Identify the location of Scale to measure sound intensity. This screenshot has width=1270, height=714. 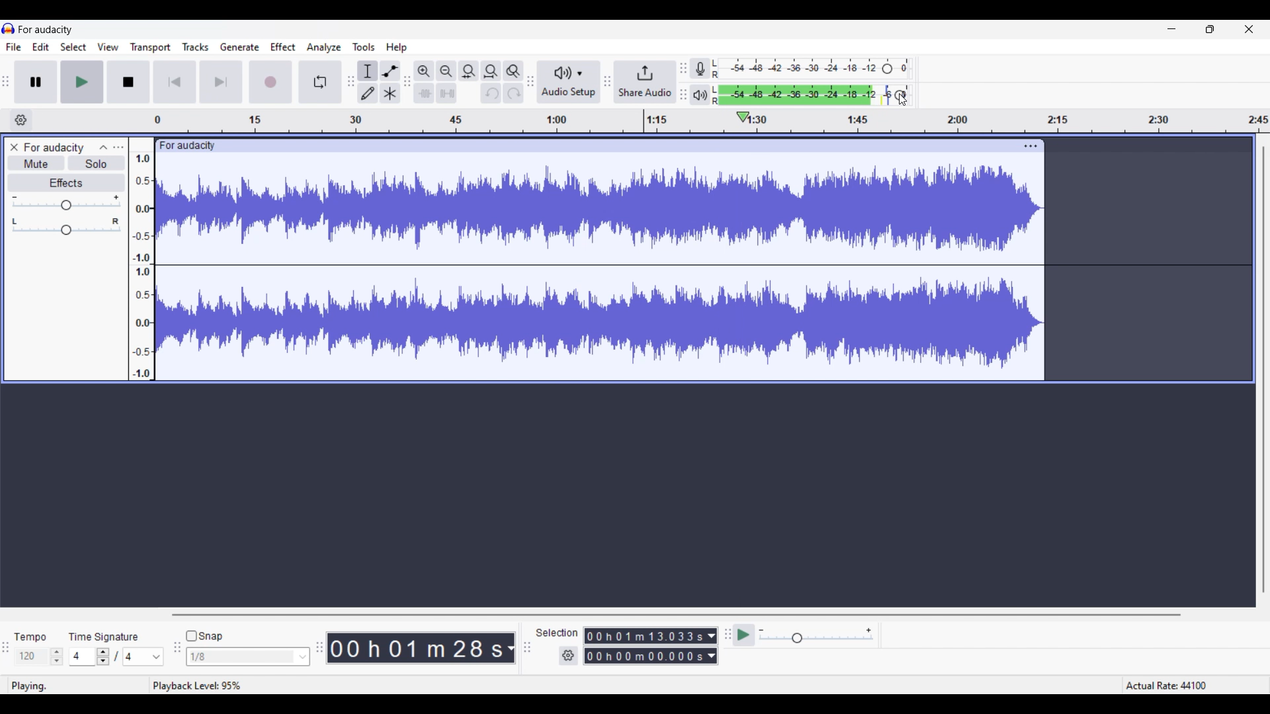
(142, 266).